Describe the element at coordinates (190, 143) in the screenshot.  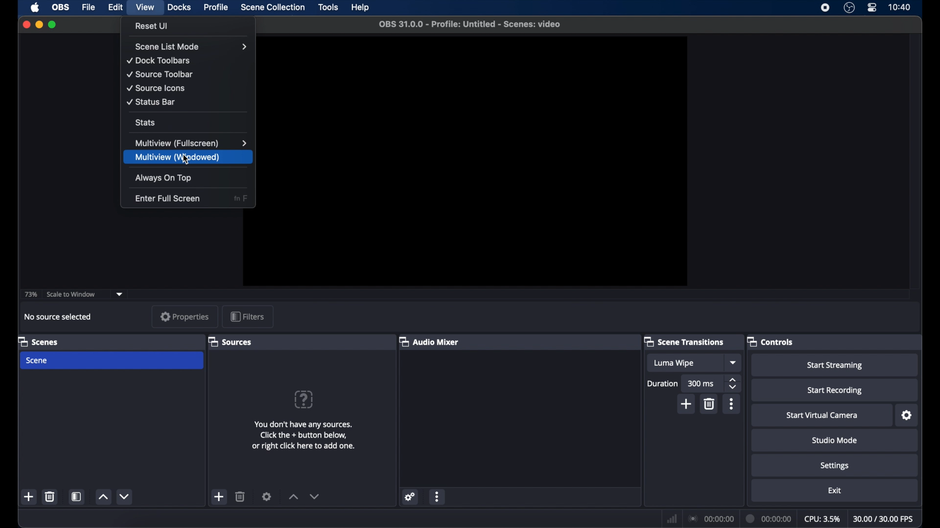
I see `multiview (fullscreen)` at that location.